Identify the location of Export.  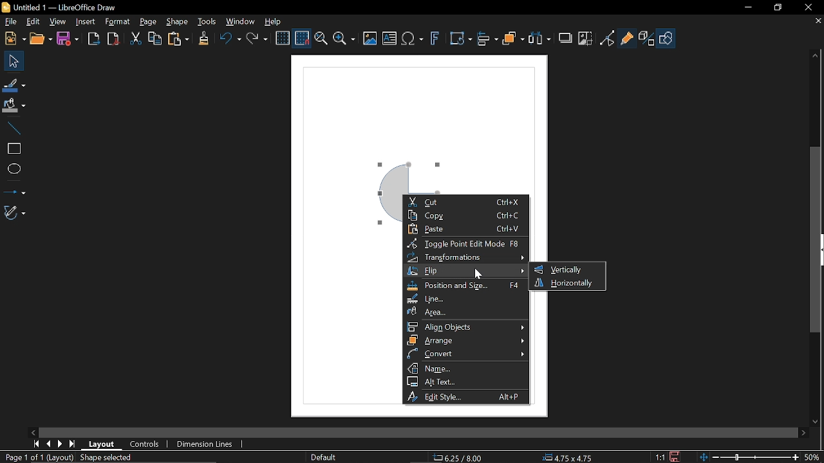
(94, 39).